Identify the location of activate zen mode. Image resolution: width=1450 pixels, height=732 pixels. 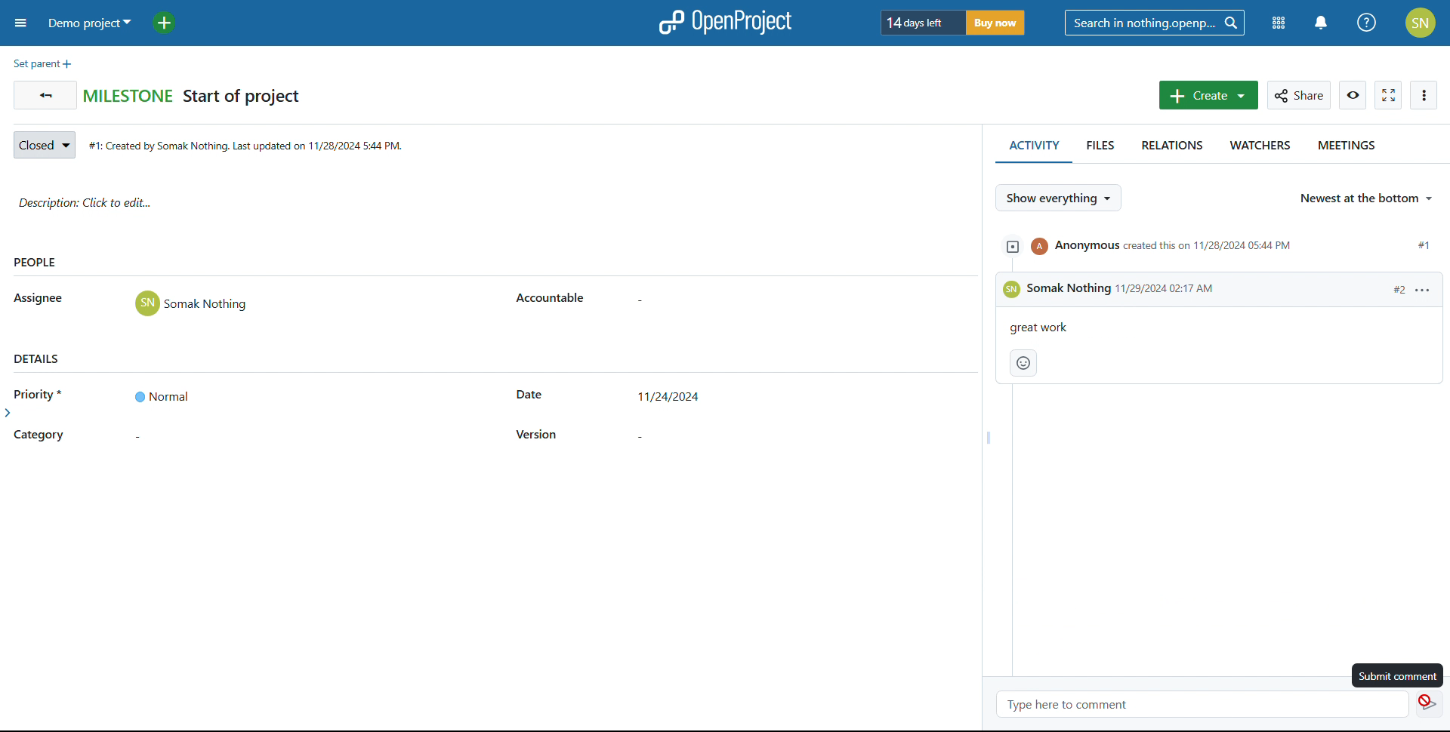
(1389, 96).